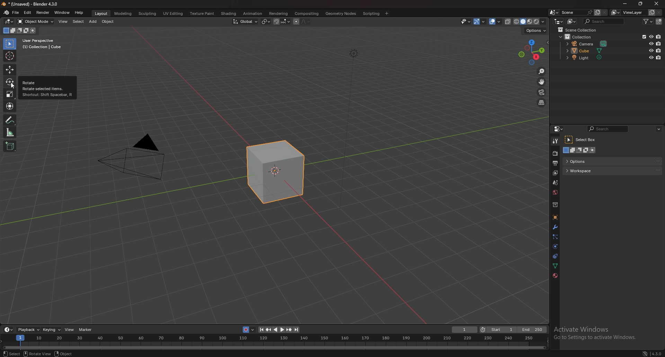 The height and width of the screenshot is (357, 665). What do you see at coordinates (79, 21) in the screenshot?
I see `select` at bounding box center [79, 21].